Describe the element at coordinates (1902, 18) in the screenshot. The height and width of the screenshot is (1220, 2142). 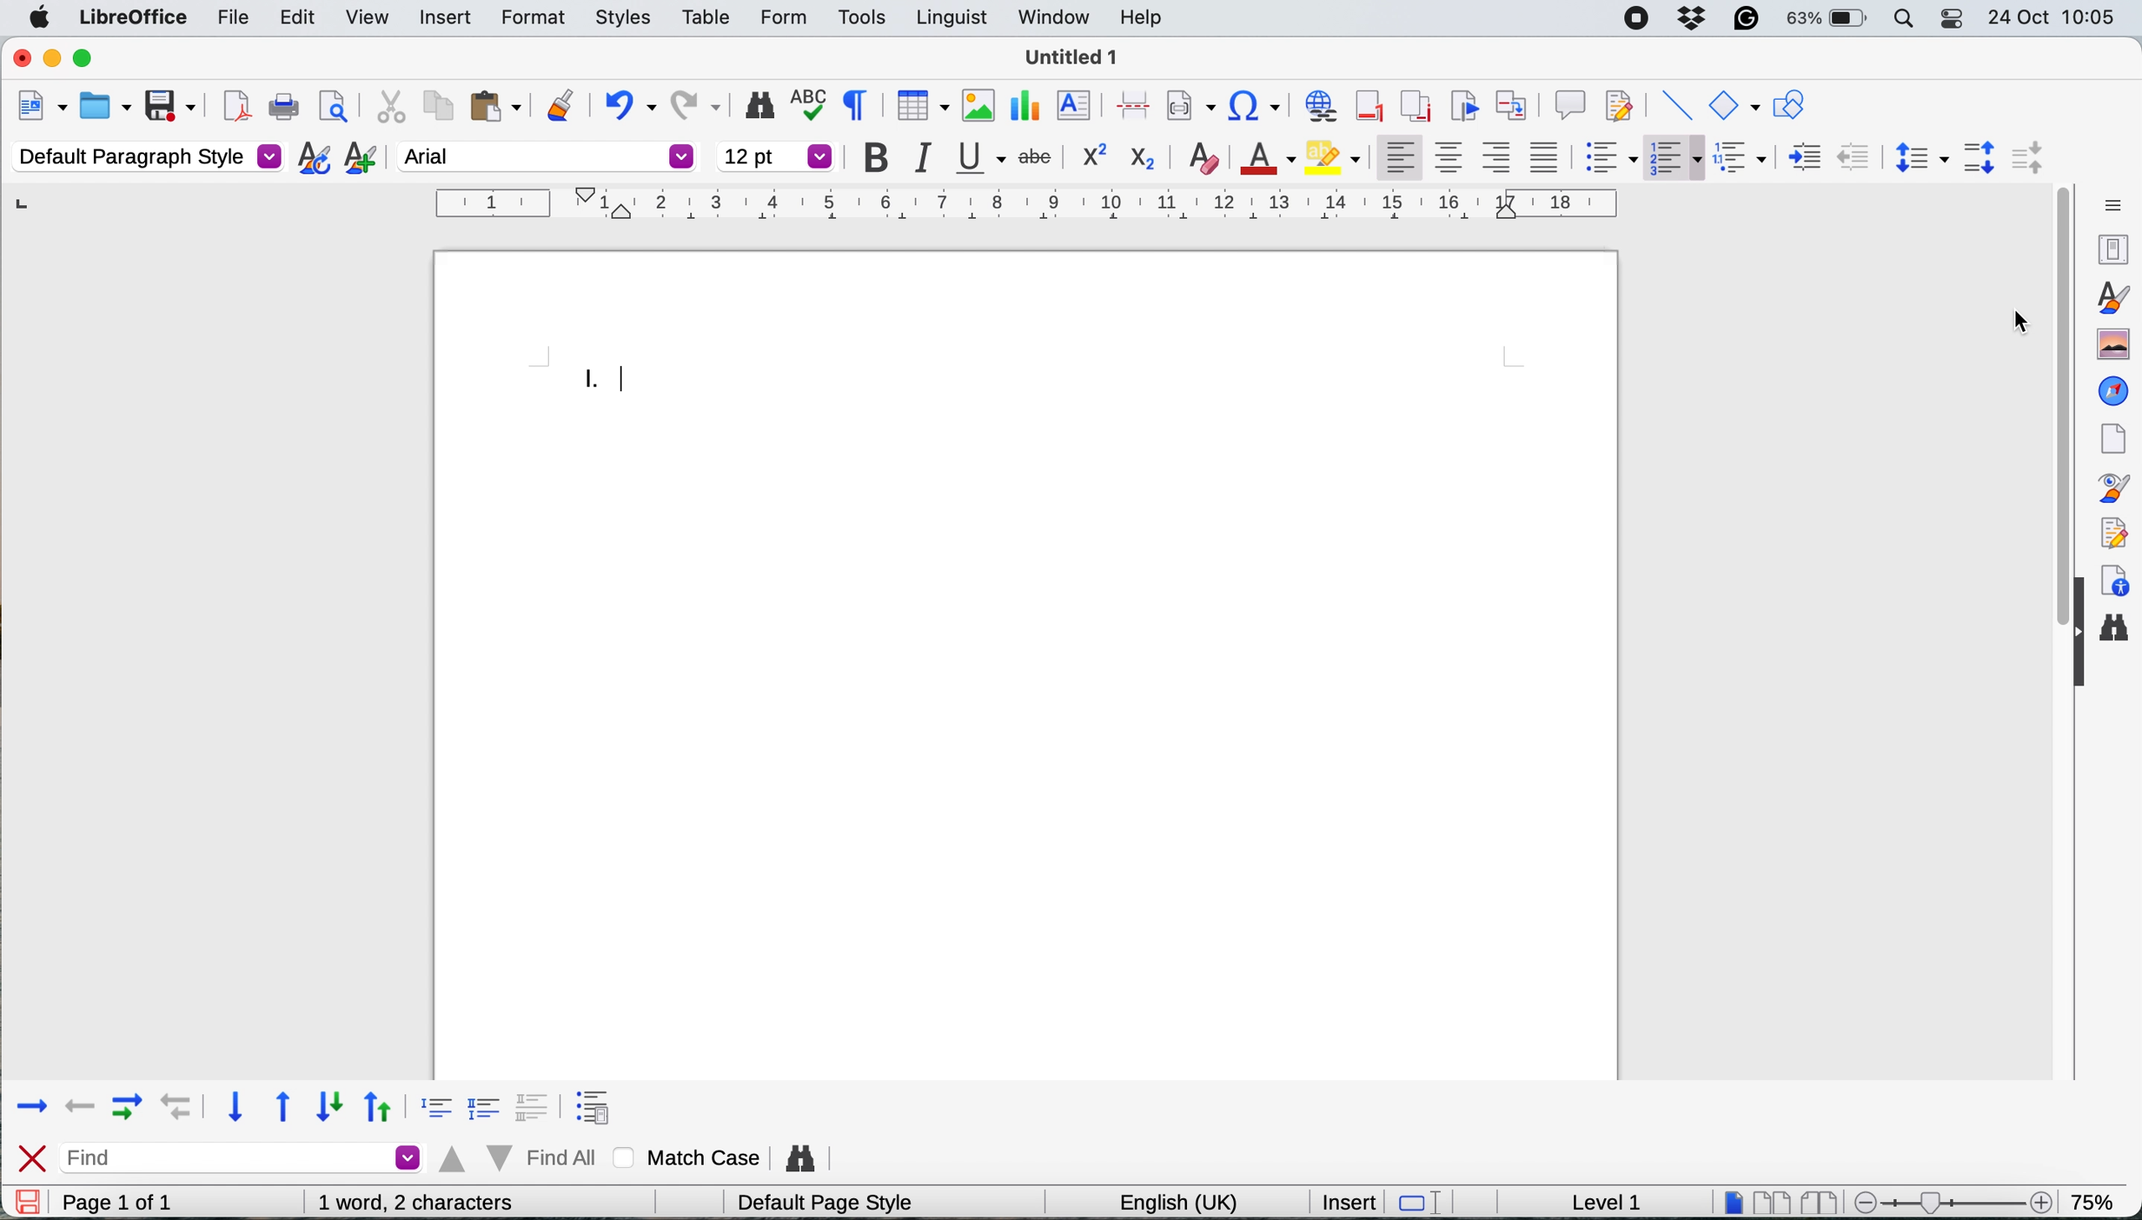
I see `spotlight search` at that location.